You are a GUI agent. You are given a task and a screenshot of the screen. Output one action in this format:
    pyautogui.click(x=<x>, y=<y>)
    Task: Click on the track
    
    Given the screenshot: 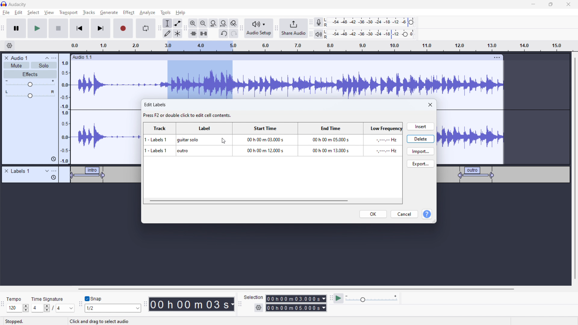 What is the action you would take?
    pyautogui.click(x=160, y=145)
    